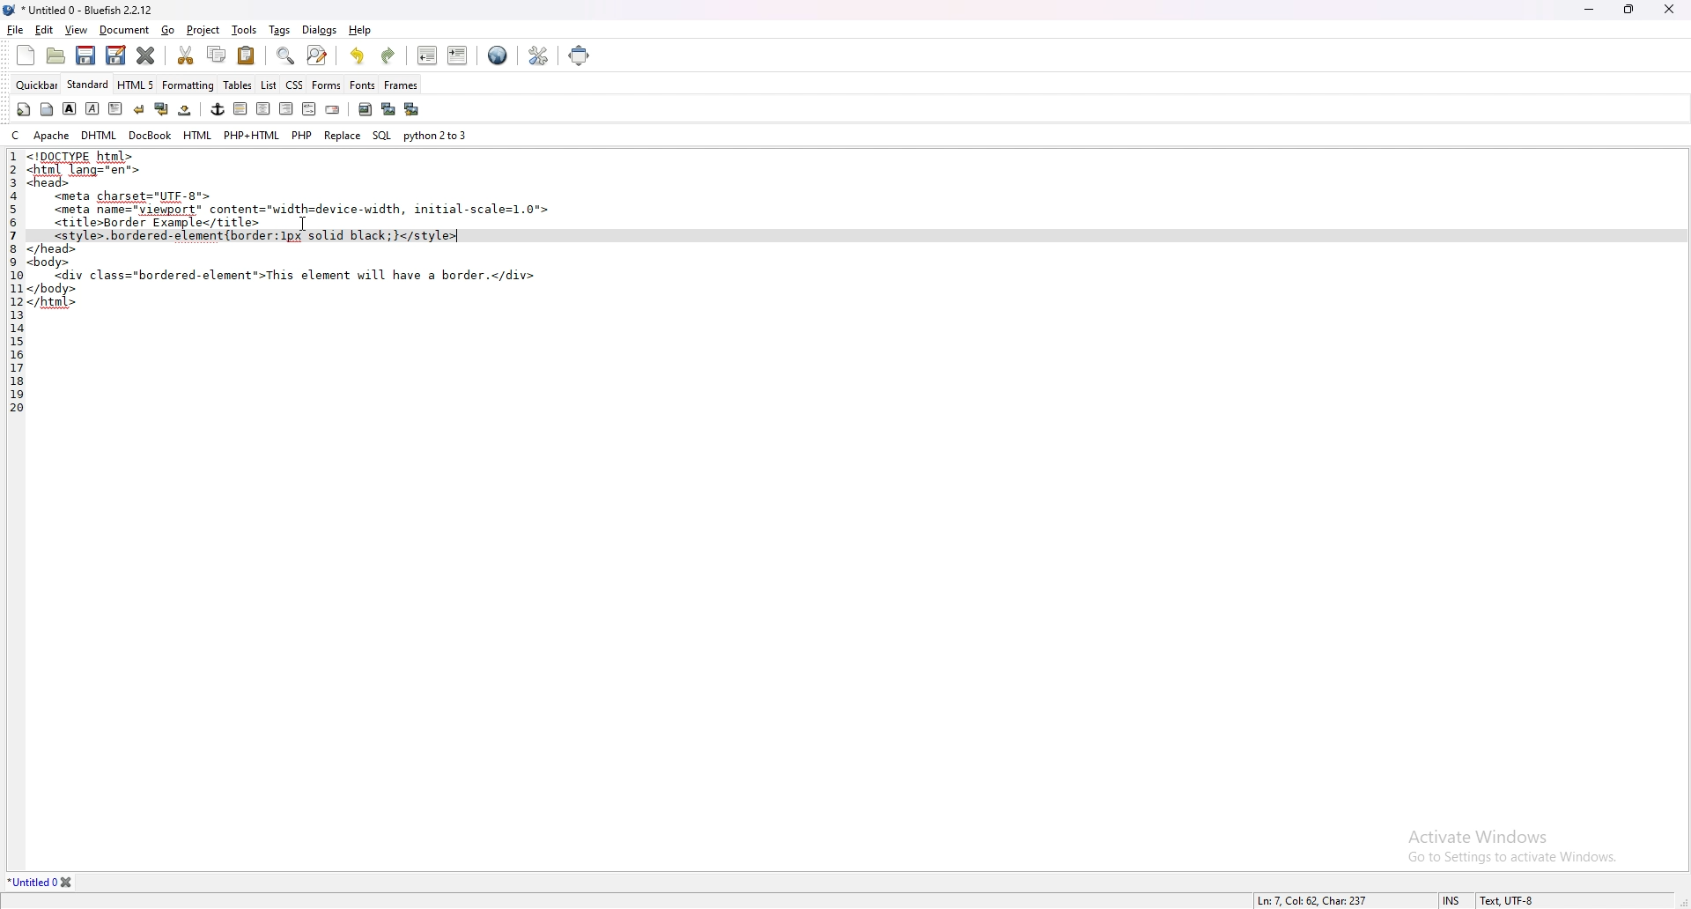 This screenshot has height=909, width=1691. Describe the element at coordinates (1505, 900) in the screenshot. I see `Text, UTF-8` at that location.